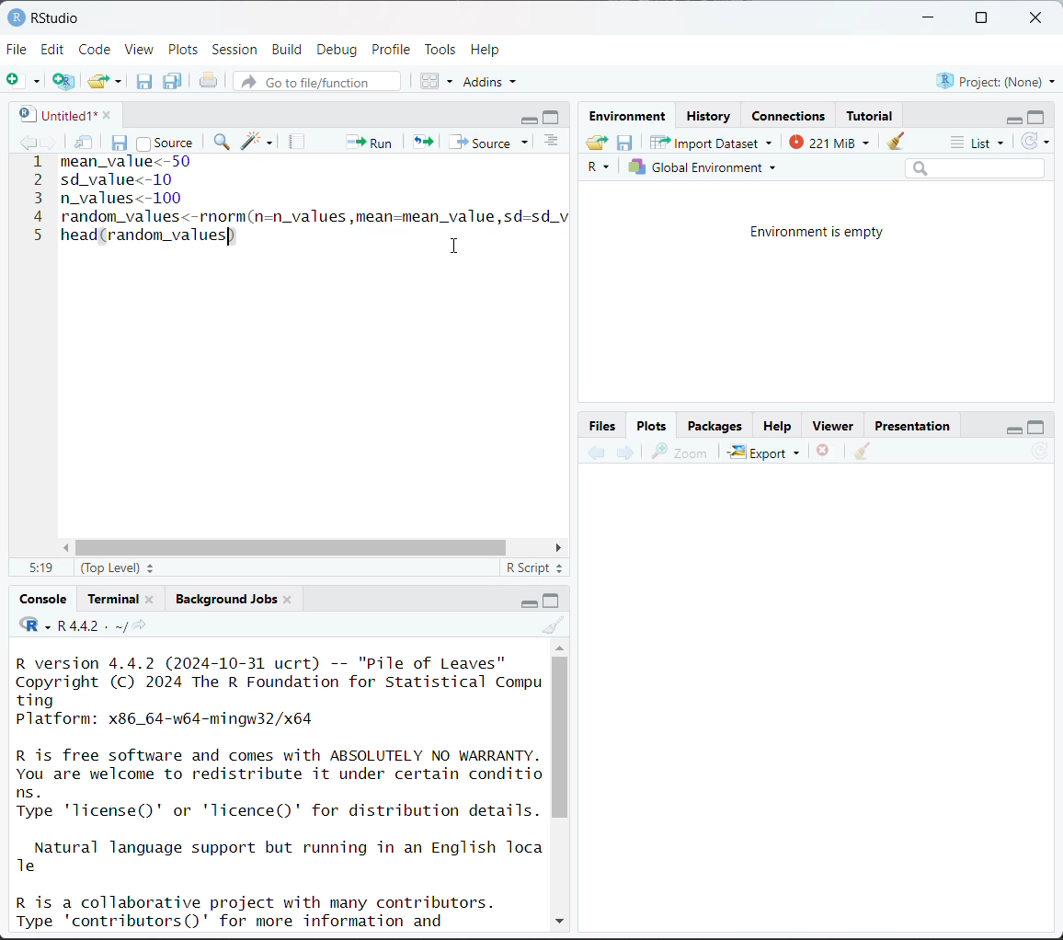 This screenshot has height=940, width=1063. I want to click on Global environment, so click(703, 167).